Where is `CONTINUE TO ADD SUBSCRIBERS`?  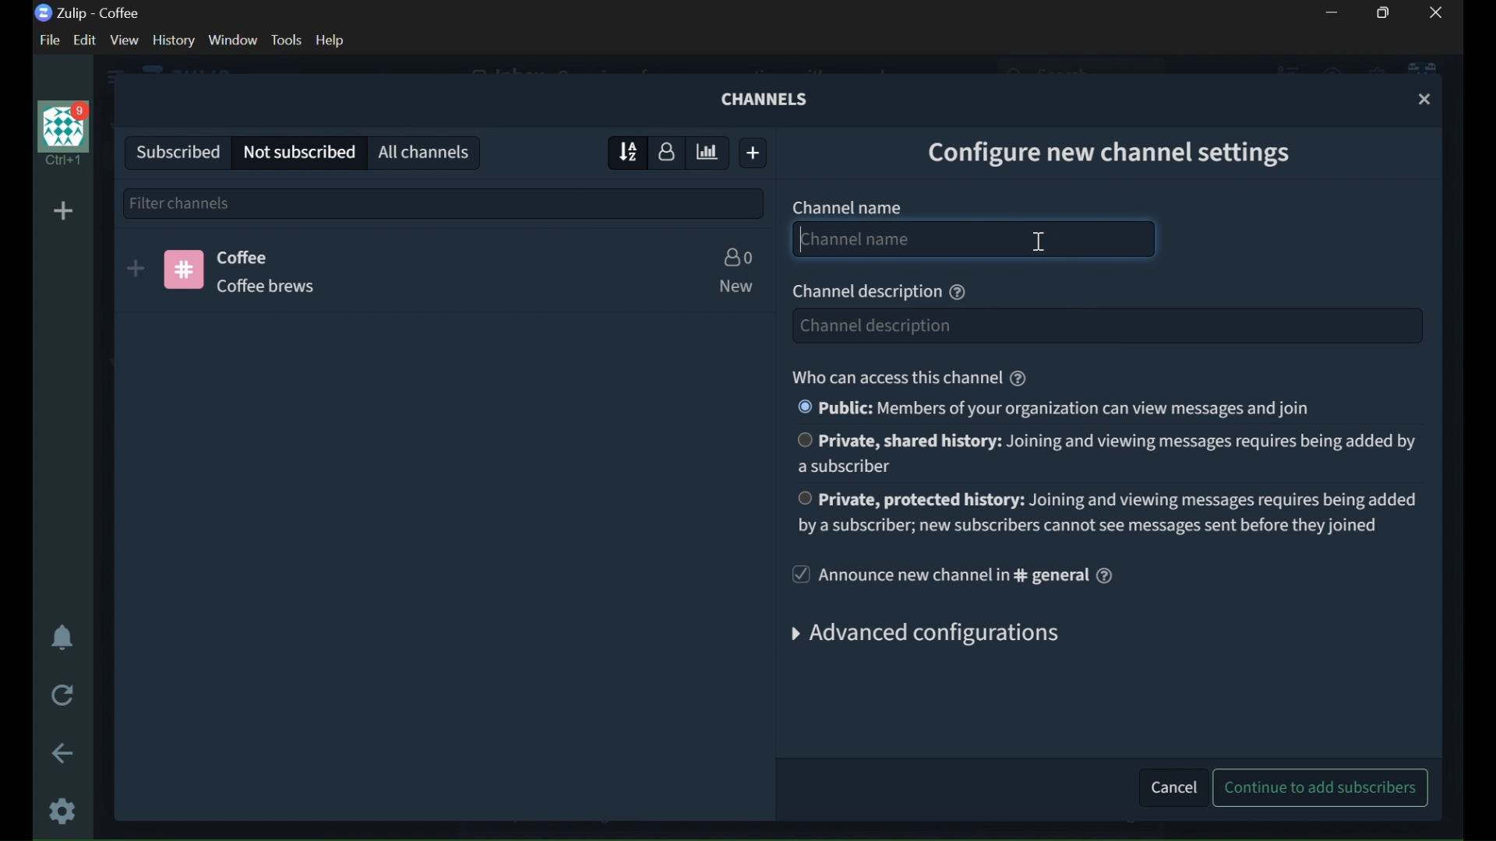 CONTINUE TO ADD SUBSCRIBERS is located at coordinates (1324, 787).